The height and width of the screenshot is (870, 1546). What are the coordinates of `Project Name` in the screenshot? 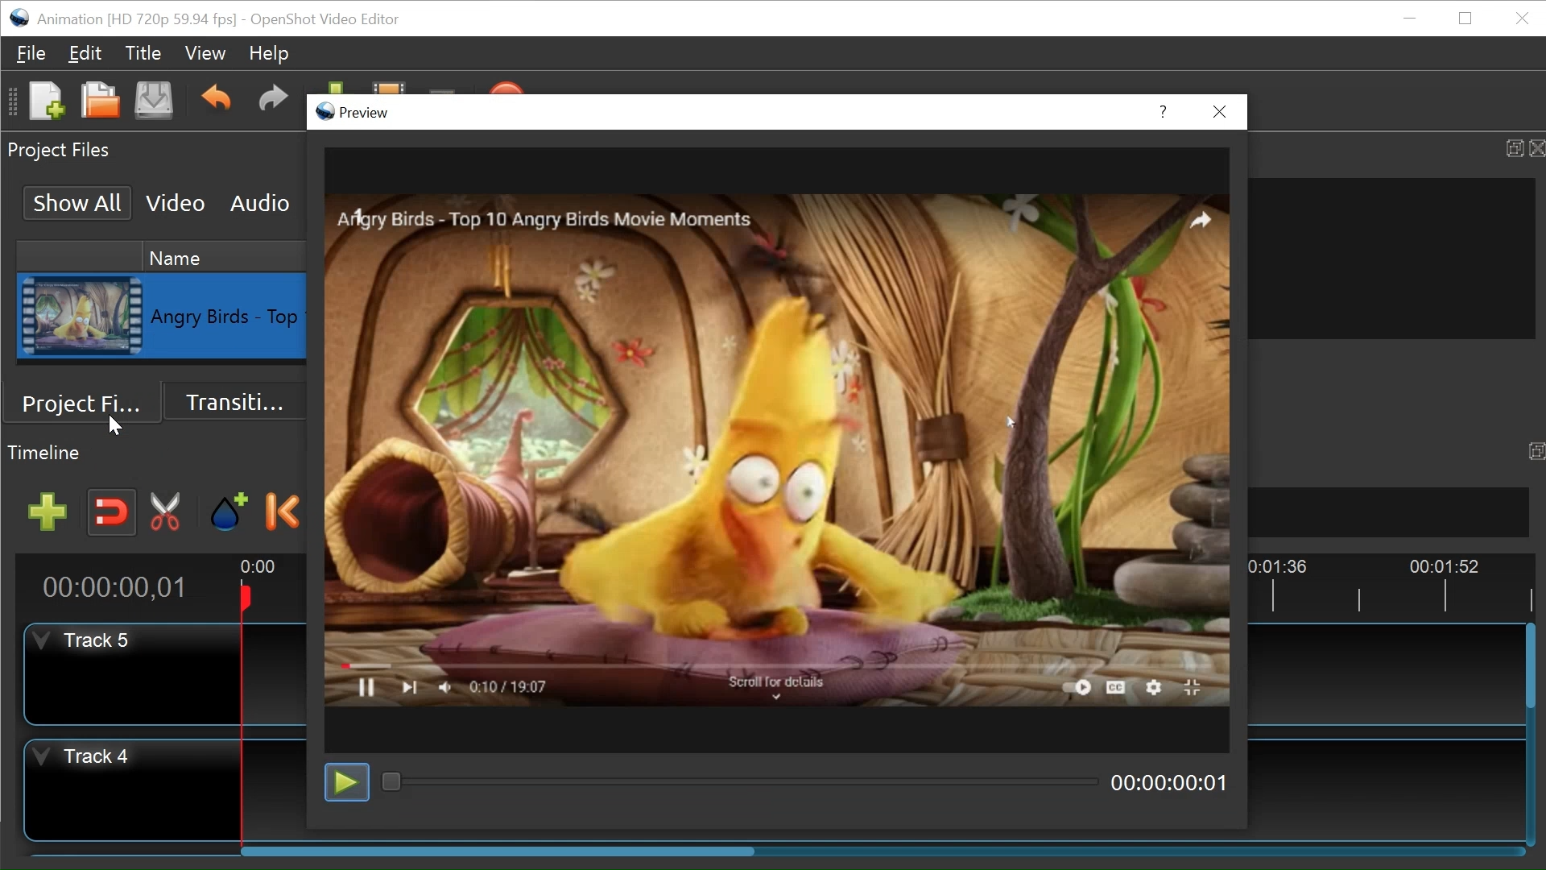 It's located at (137, 21).